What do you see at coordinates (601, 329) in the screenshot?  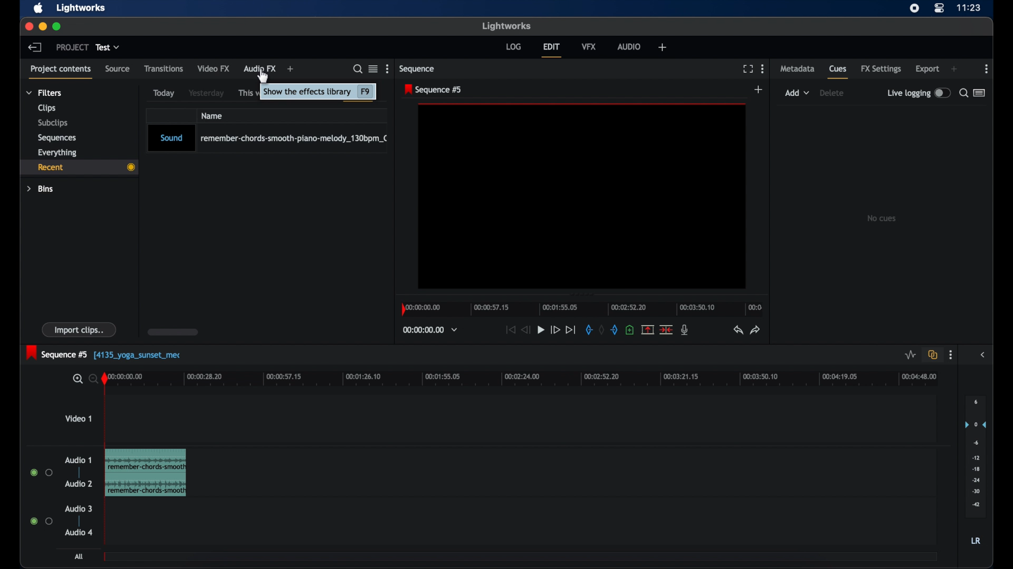 I see `clear marks` at bounding box center [601, 329].